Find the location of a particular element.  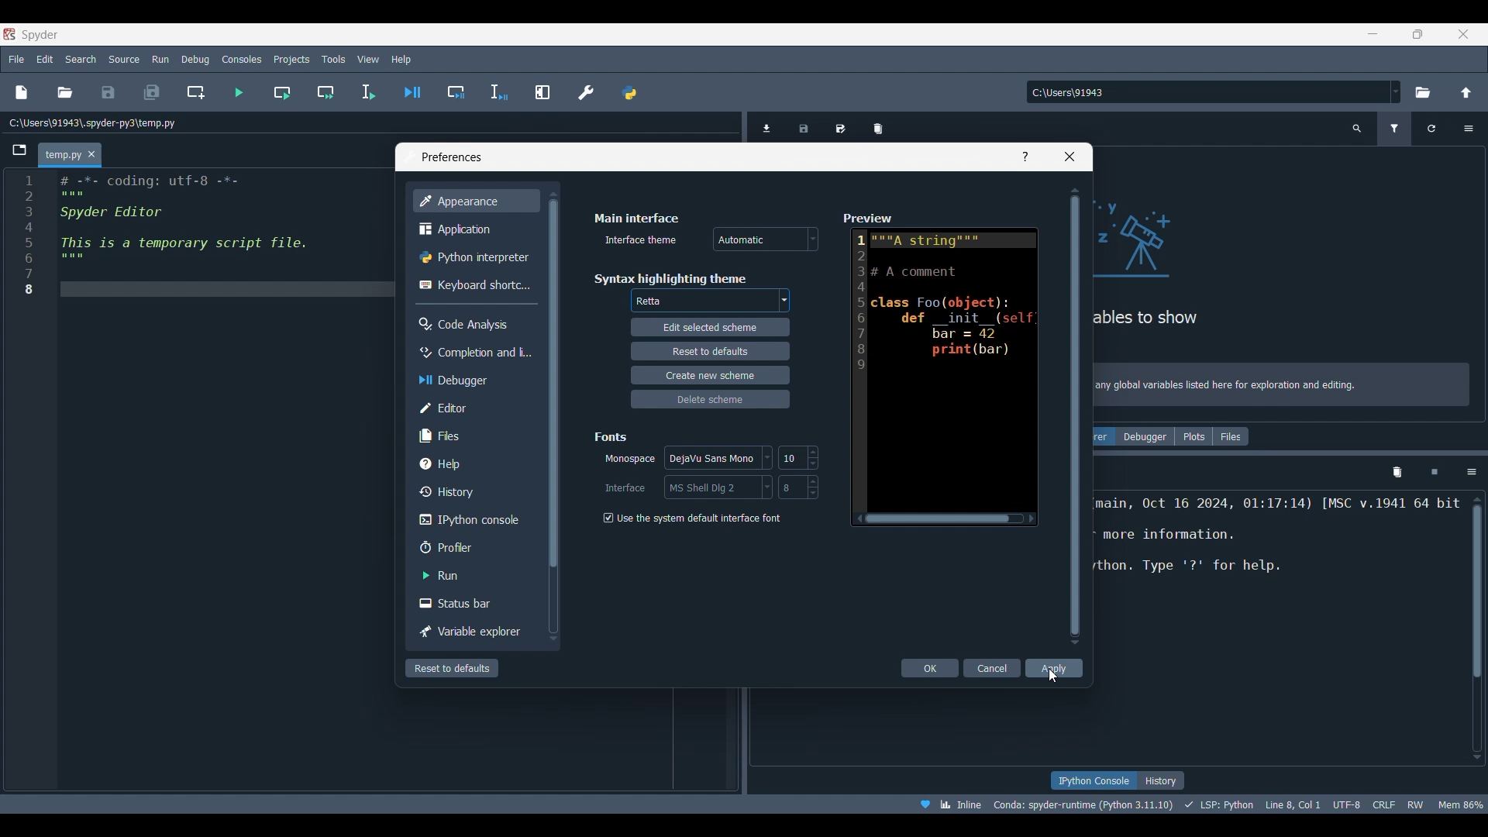

Plots is located at coordinates (1193, 436).